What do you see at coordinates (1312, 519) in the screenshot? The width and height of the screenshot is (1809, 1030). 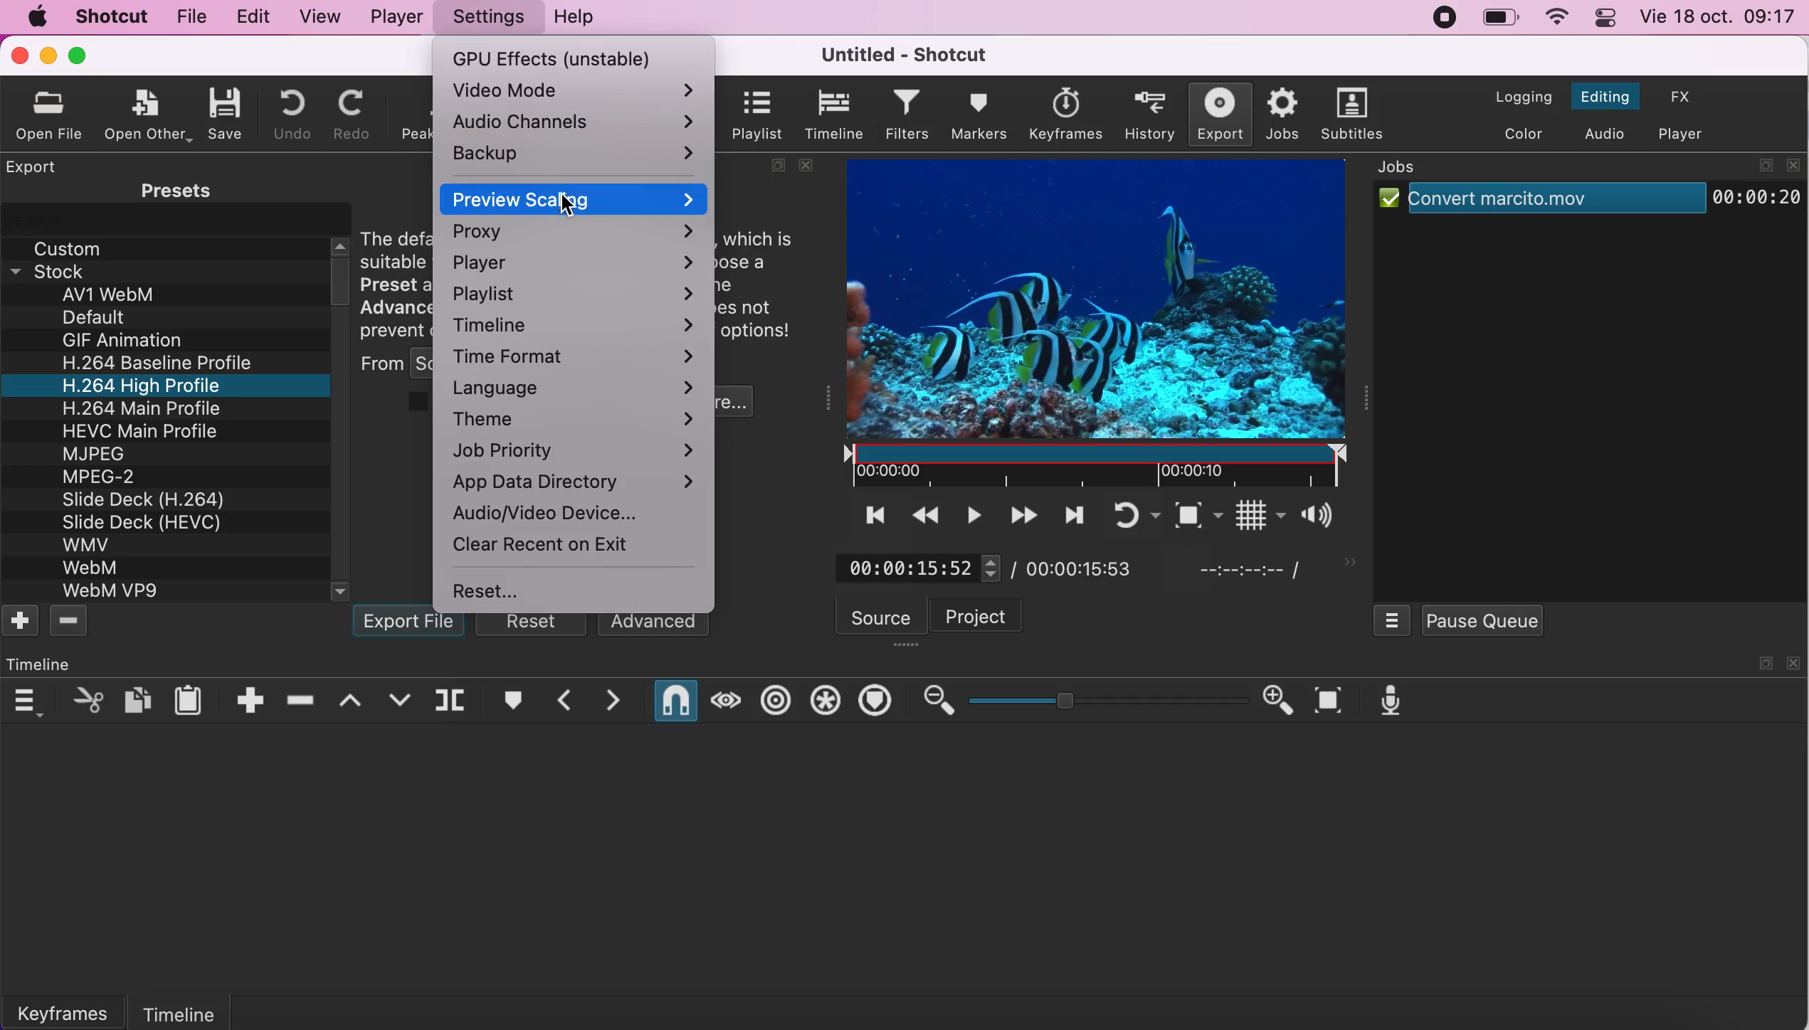 I see `show the volume control` at bounding box center [1312, 519].